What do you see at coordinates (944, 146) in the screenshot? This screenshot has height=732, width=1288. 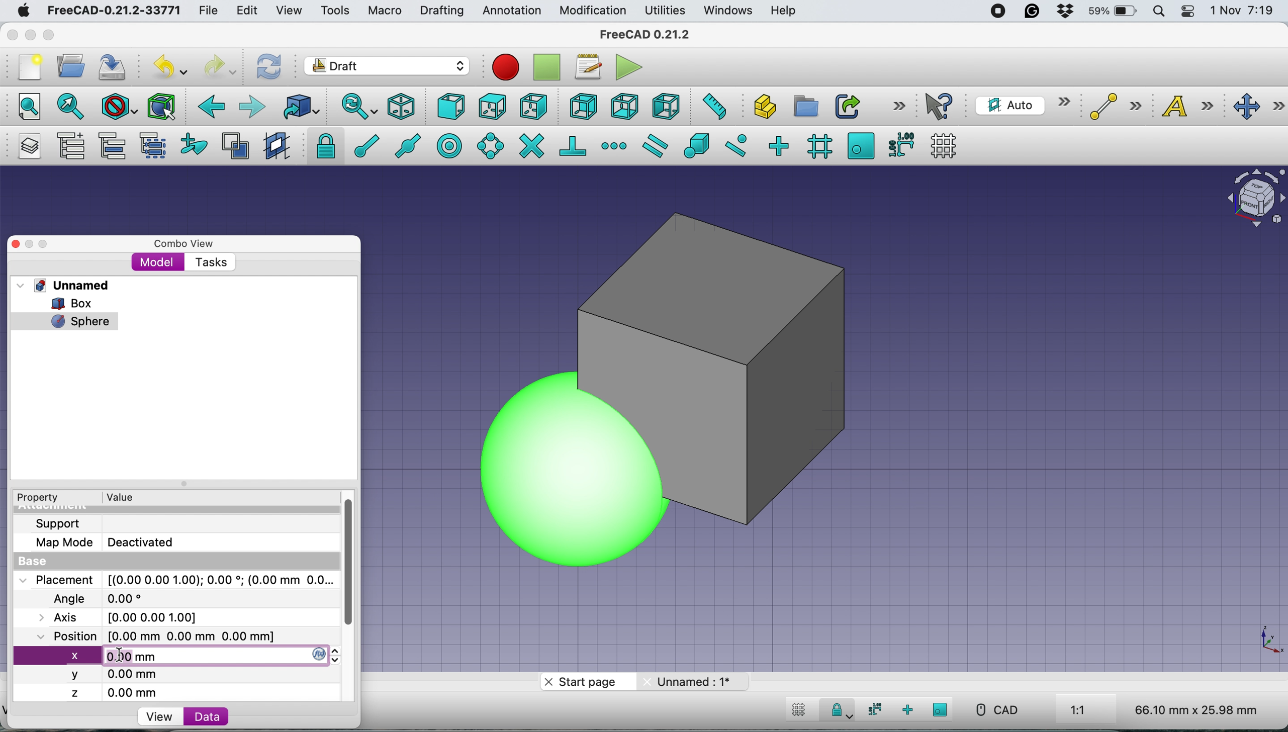 I see `toggle grid` at bounding box center [944, 146].